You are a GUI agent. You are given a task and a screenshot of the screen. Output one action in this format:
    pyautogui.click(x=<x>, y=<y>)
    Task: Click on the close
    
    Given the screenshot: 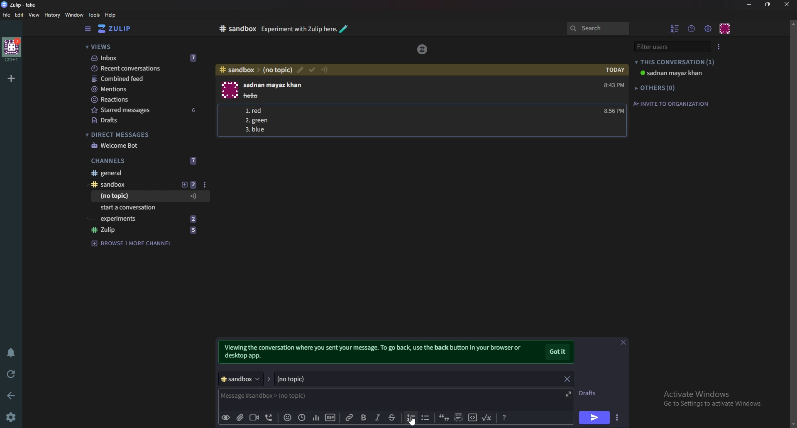 What is the action you would take?
    pyautogui.click(x=787, y=4)
    